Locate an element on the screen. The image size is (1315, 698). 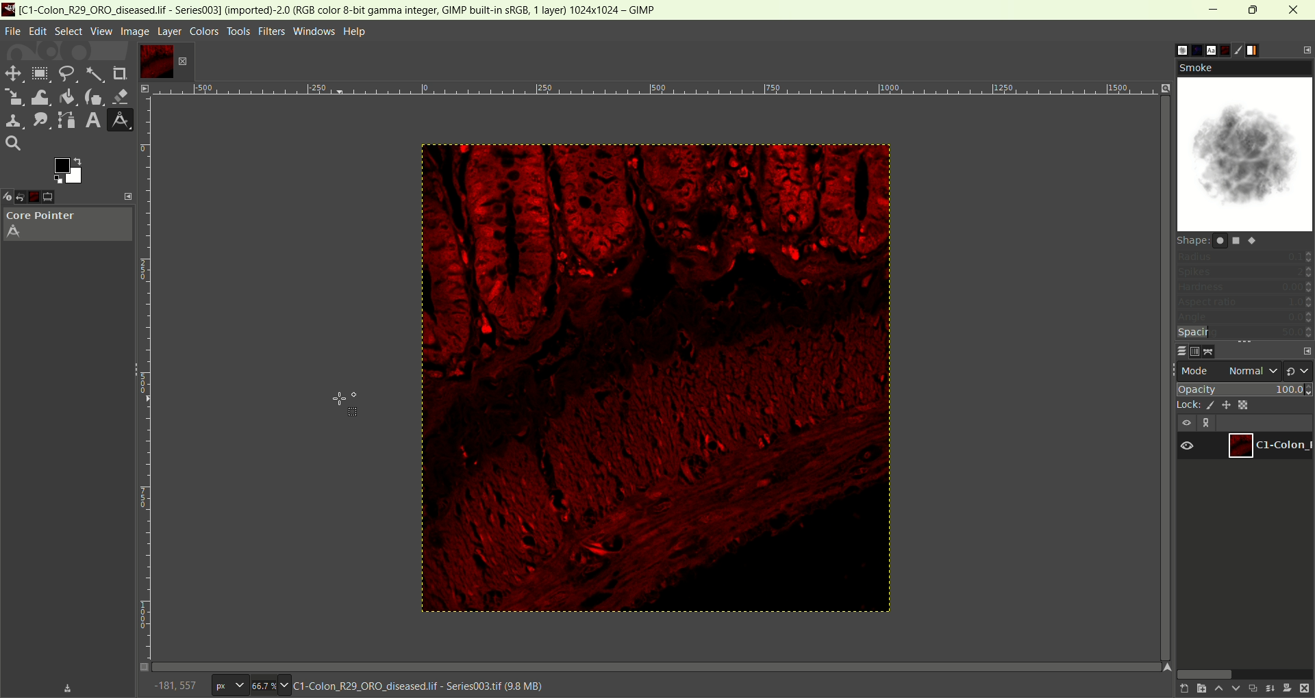
hardness is located at coordinates (1244, 288).